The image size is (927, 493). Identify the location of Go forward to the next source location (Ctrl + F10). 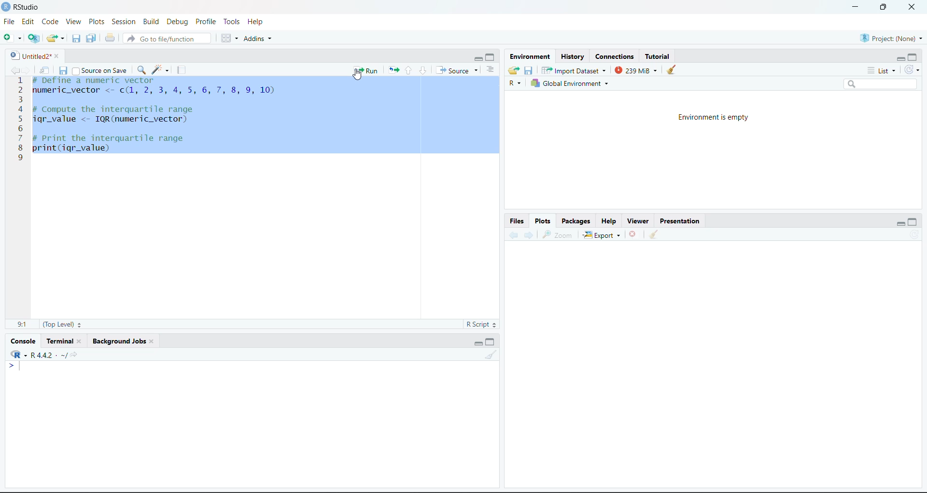
(28, 69).